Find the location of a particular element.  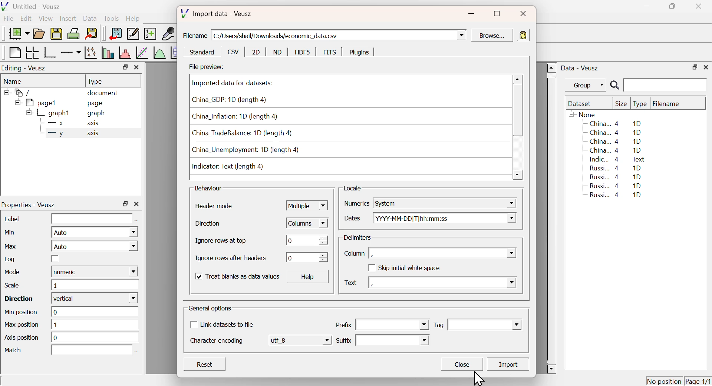

Dropdown is located at coordinates (391, 325).